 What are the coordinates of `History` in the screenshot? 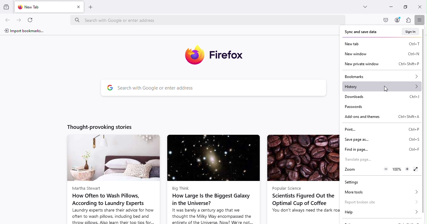 It's located at (382, 87).